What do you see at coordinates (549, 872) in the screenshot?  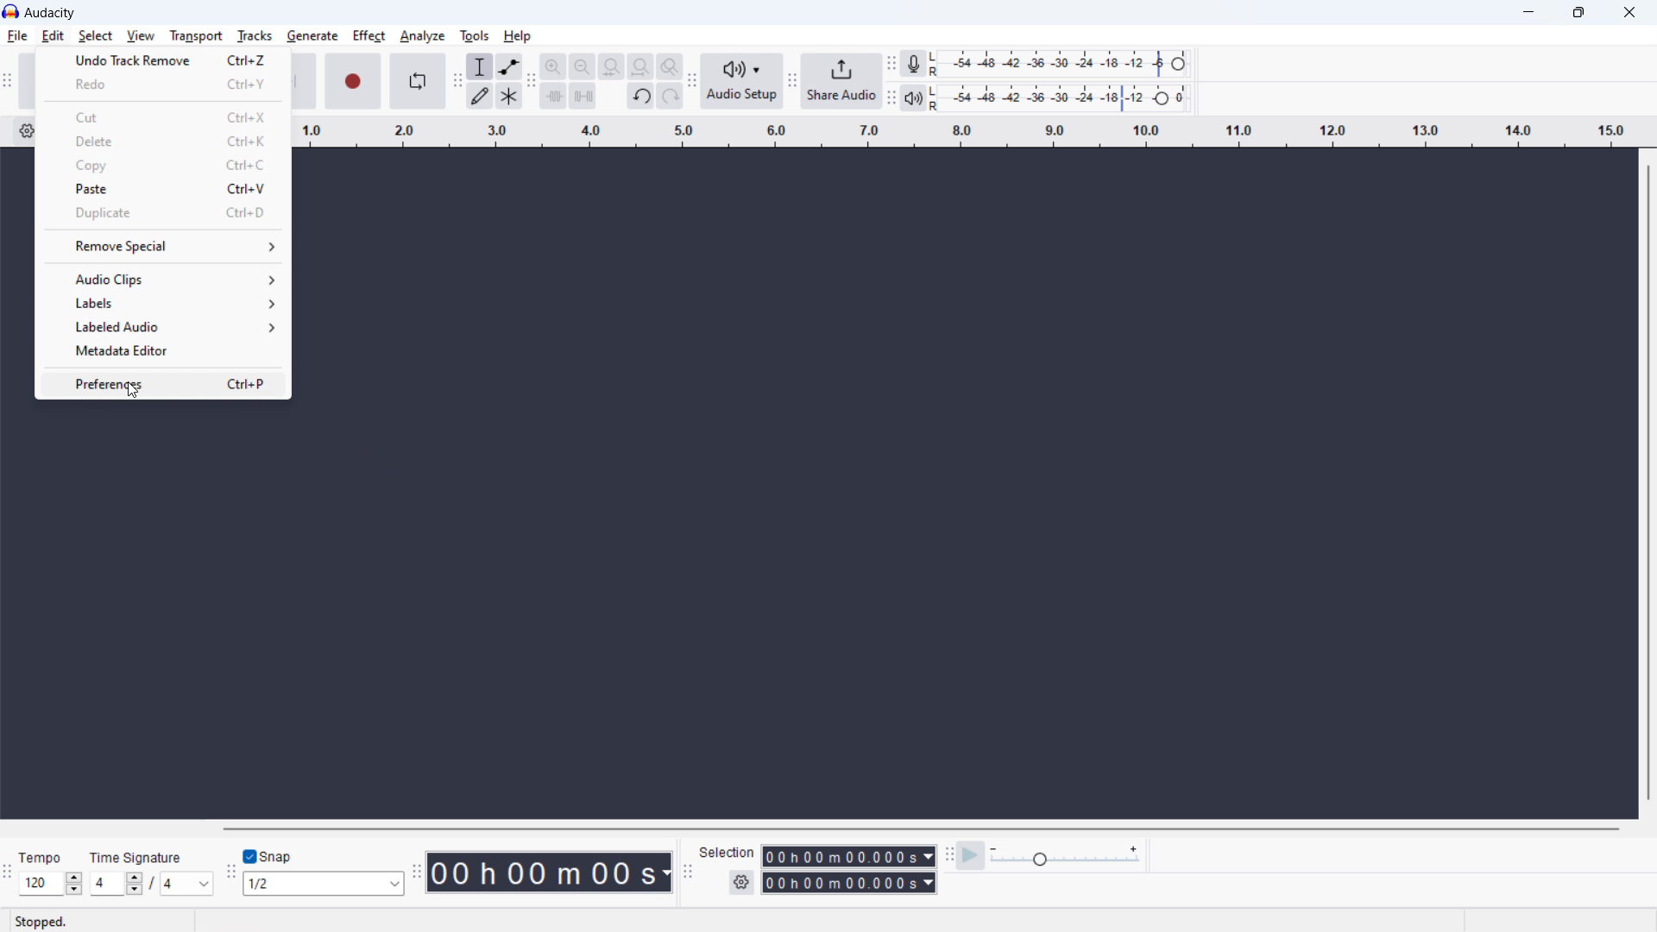 I see `timestamp` at bounding box center [549, 872].